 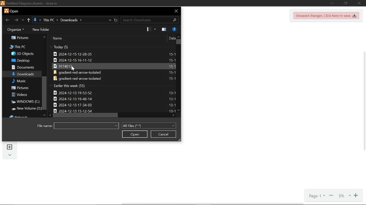 What do you see at coordinates (24, 67) in the screenshot?
I see `documents` at bounding box center [24, 67].